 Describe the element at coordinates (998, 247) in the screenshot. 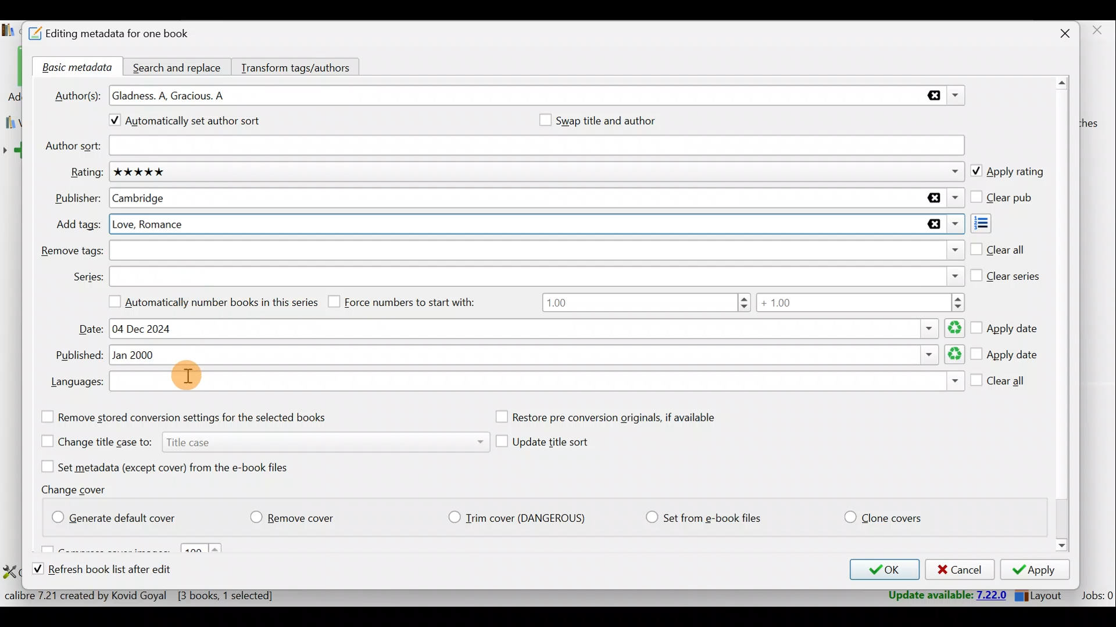

I see `Clear all` at that location.